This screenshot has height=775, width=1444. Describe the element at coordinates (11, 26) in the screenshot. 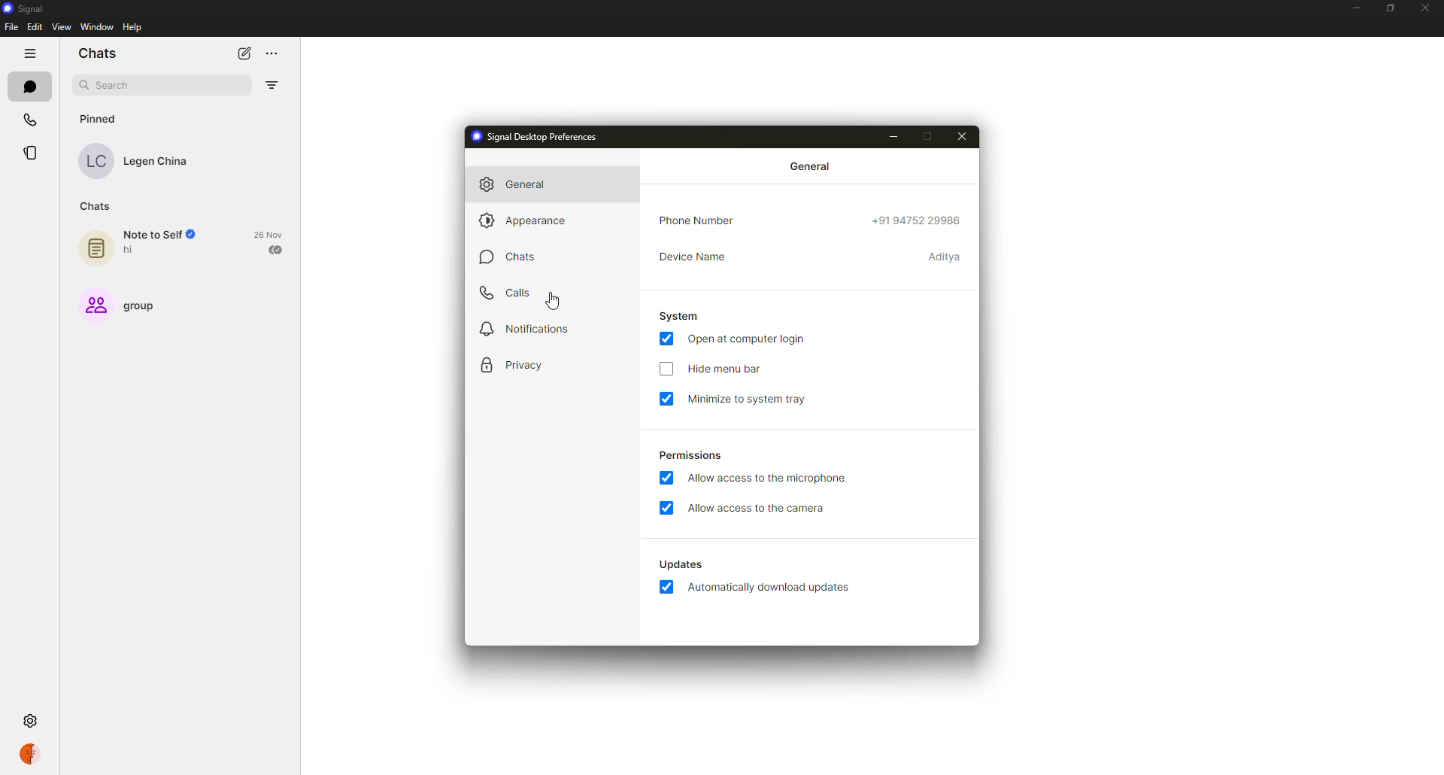

I see `file` at that location.